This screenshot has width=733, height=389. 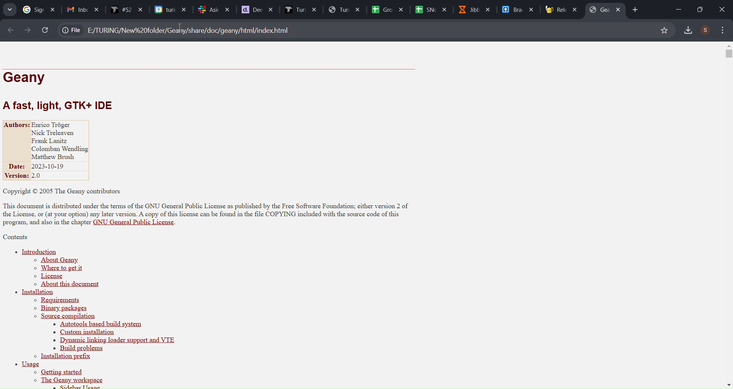 What do you see at coordinates (636, 10) in the screenshot?
I see `add tab` at bounding box center [636, 10].